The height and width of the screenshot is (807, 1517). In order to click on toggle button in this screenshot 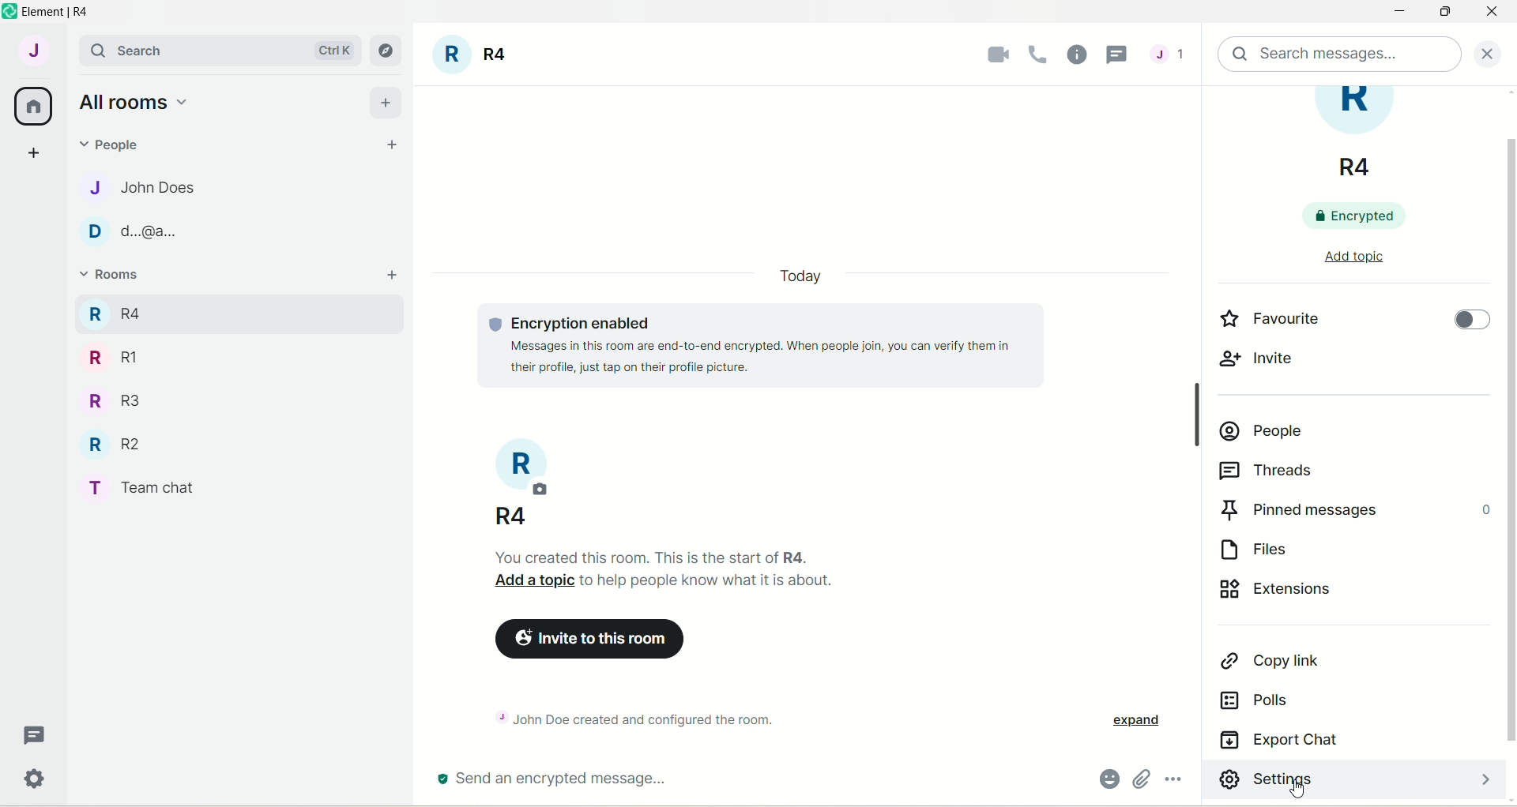, I will do `click(1473, 319)`.